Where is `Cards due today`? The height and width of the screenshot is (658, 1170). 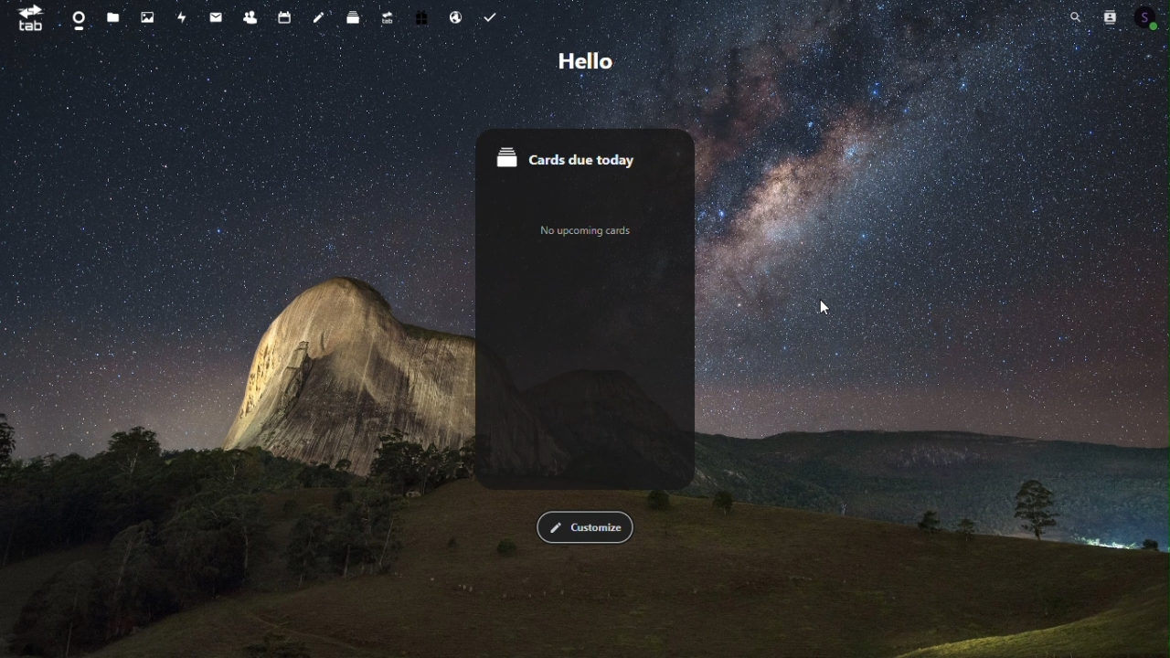 Cards due today is located at coordinates (587, 156).